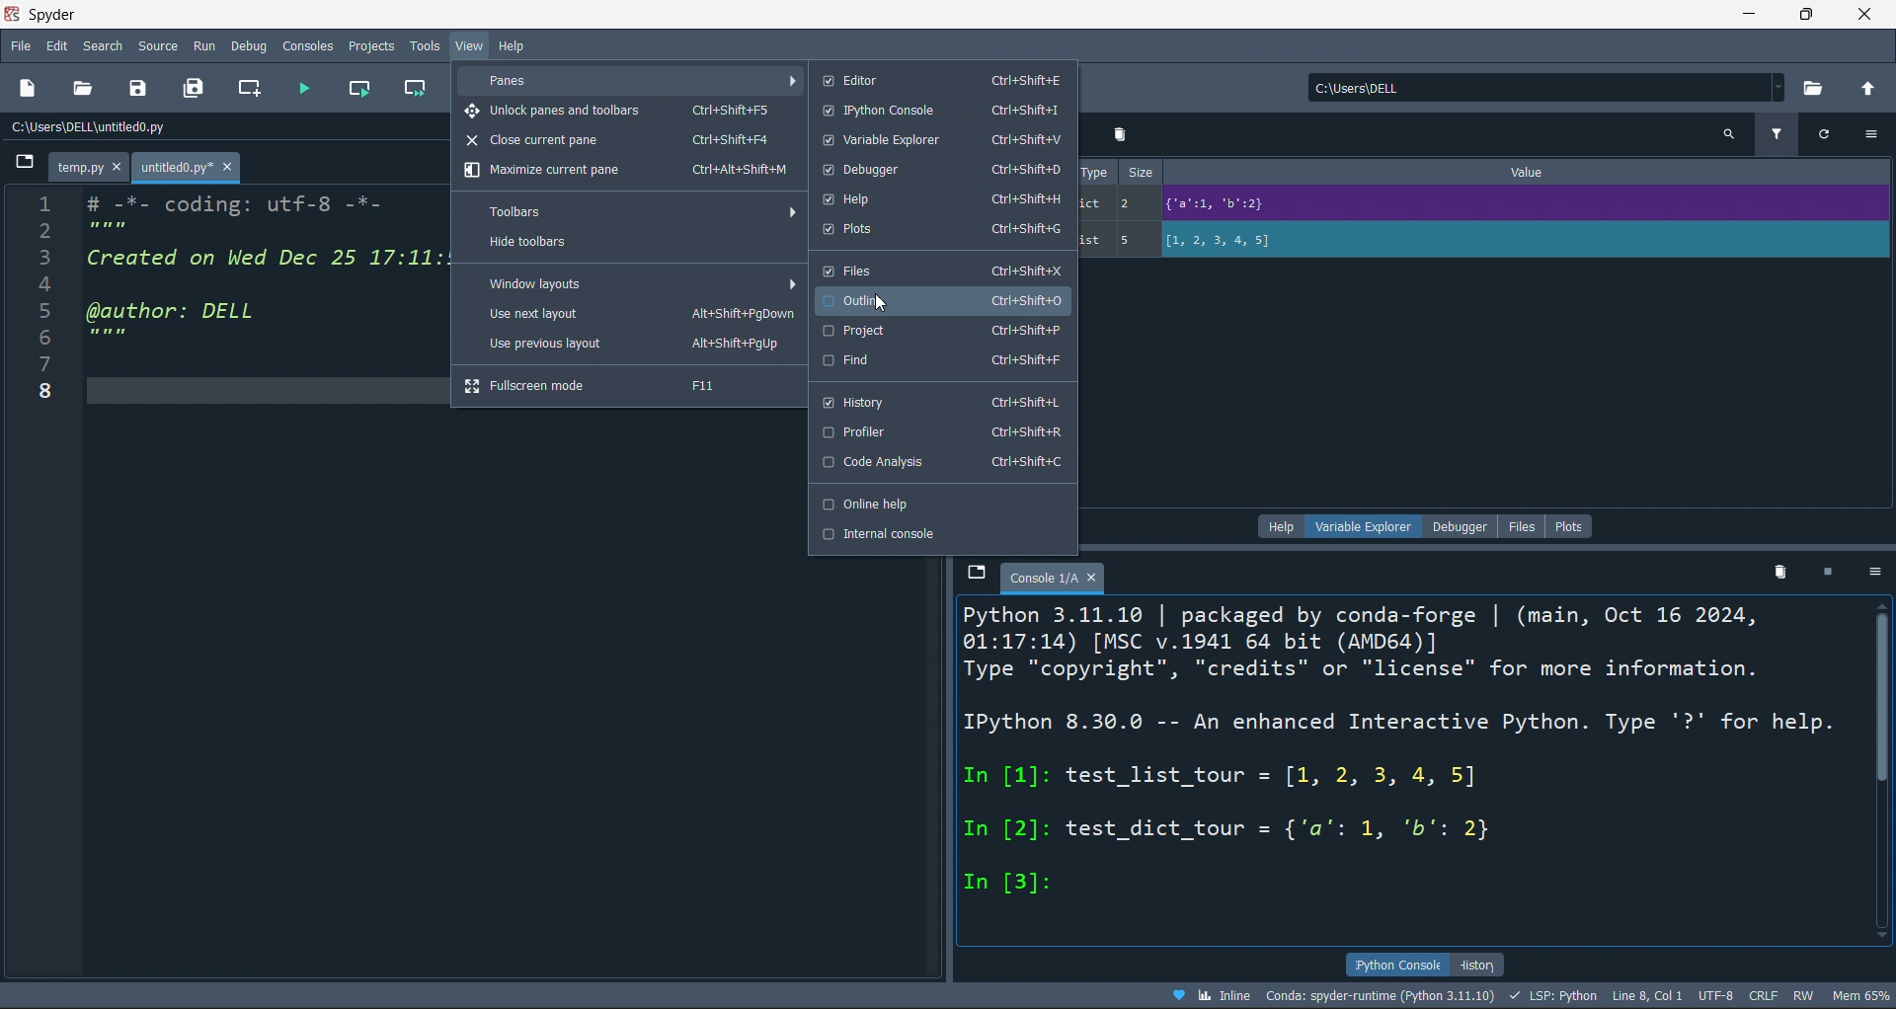  What do you see at coordinates (945, 139) in the screenshot?
I see `variable explorer` at bounding box center [945, 139].